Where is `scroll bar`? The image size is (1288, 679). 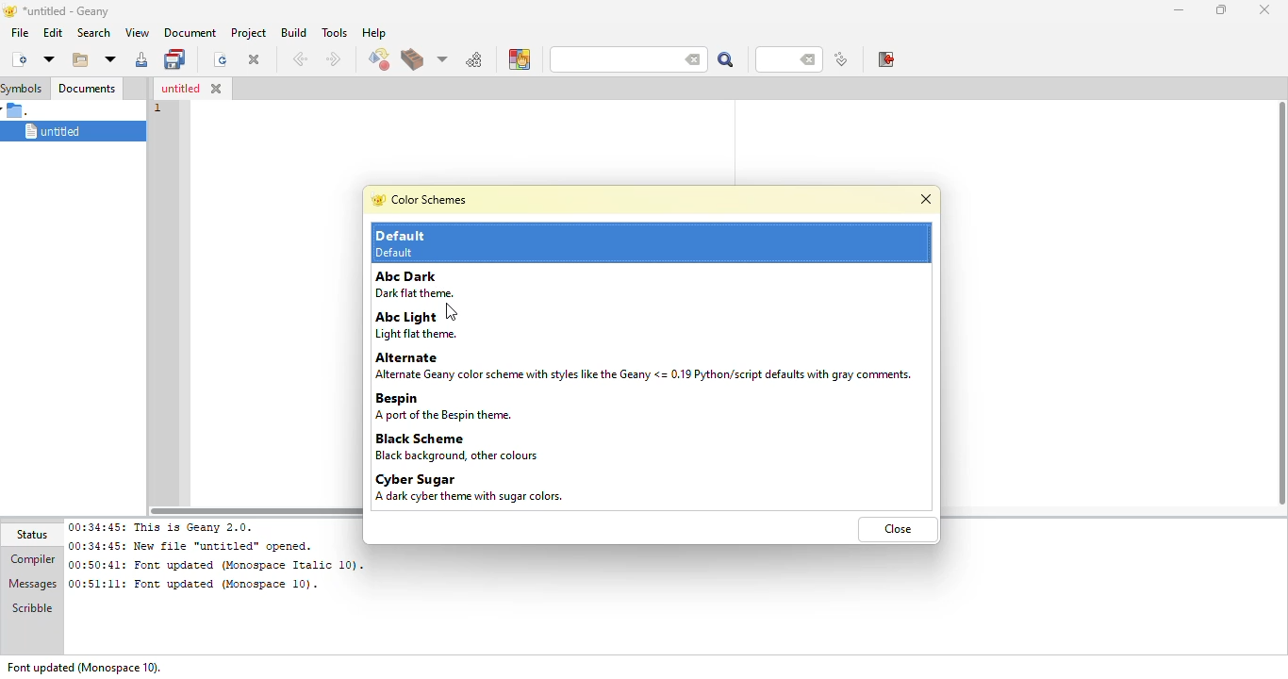 scroll bar is located at coordinates (252, 505).